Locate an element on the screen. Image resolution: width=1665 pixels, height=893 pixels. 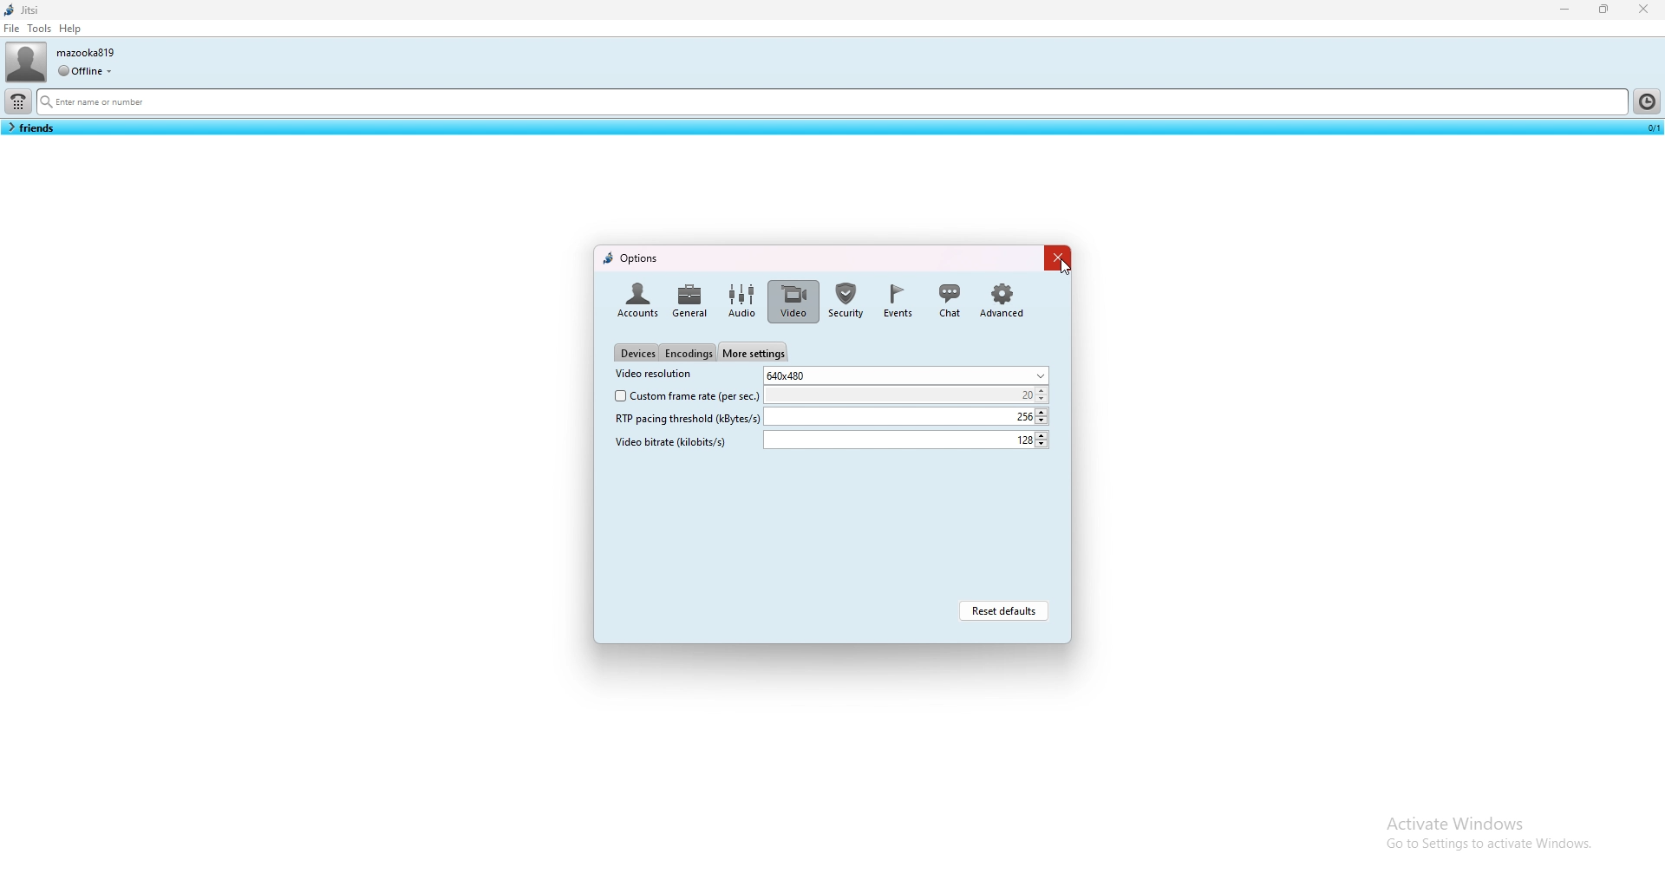
file is located at coordinates (12, 28).